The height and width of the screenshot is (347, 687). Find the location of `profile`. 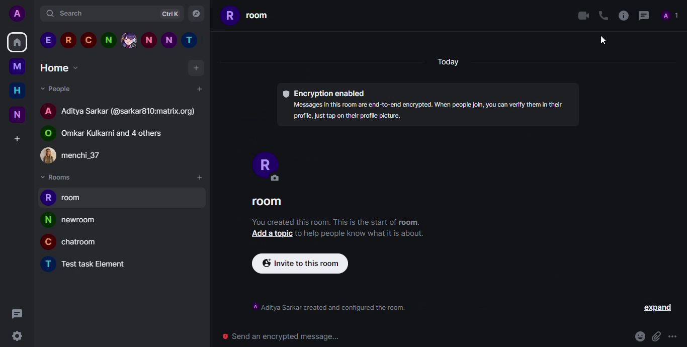

profile is located at coordinates (47, 220).